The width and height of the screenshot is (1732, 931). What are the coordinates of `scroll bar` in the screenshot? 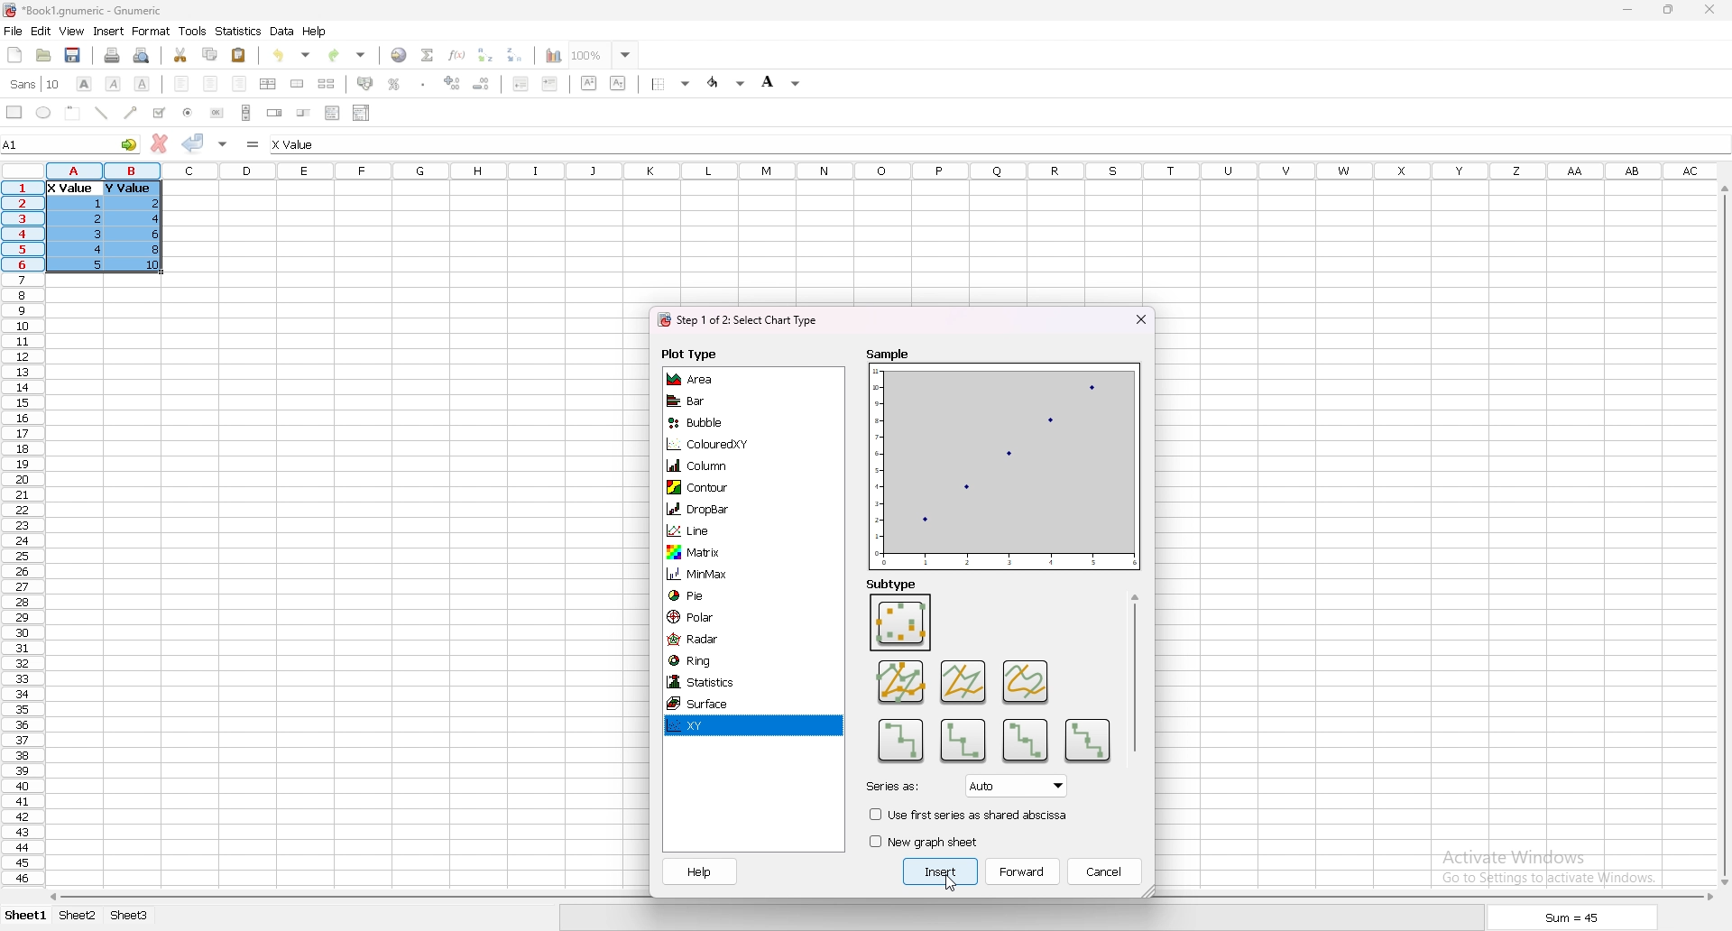 It's located at (1722, 535).